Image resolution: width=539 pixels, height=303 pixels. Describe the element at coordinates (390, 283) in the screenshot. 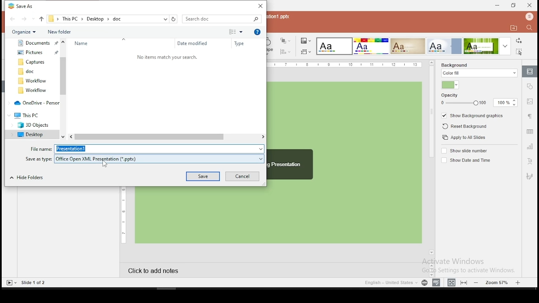

I see `language` at that location.